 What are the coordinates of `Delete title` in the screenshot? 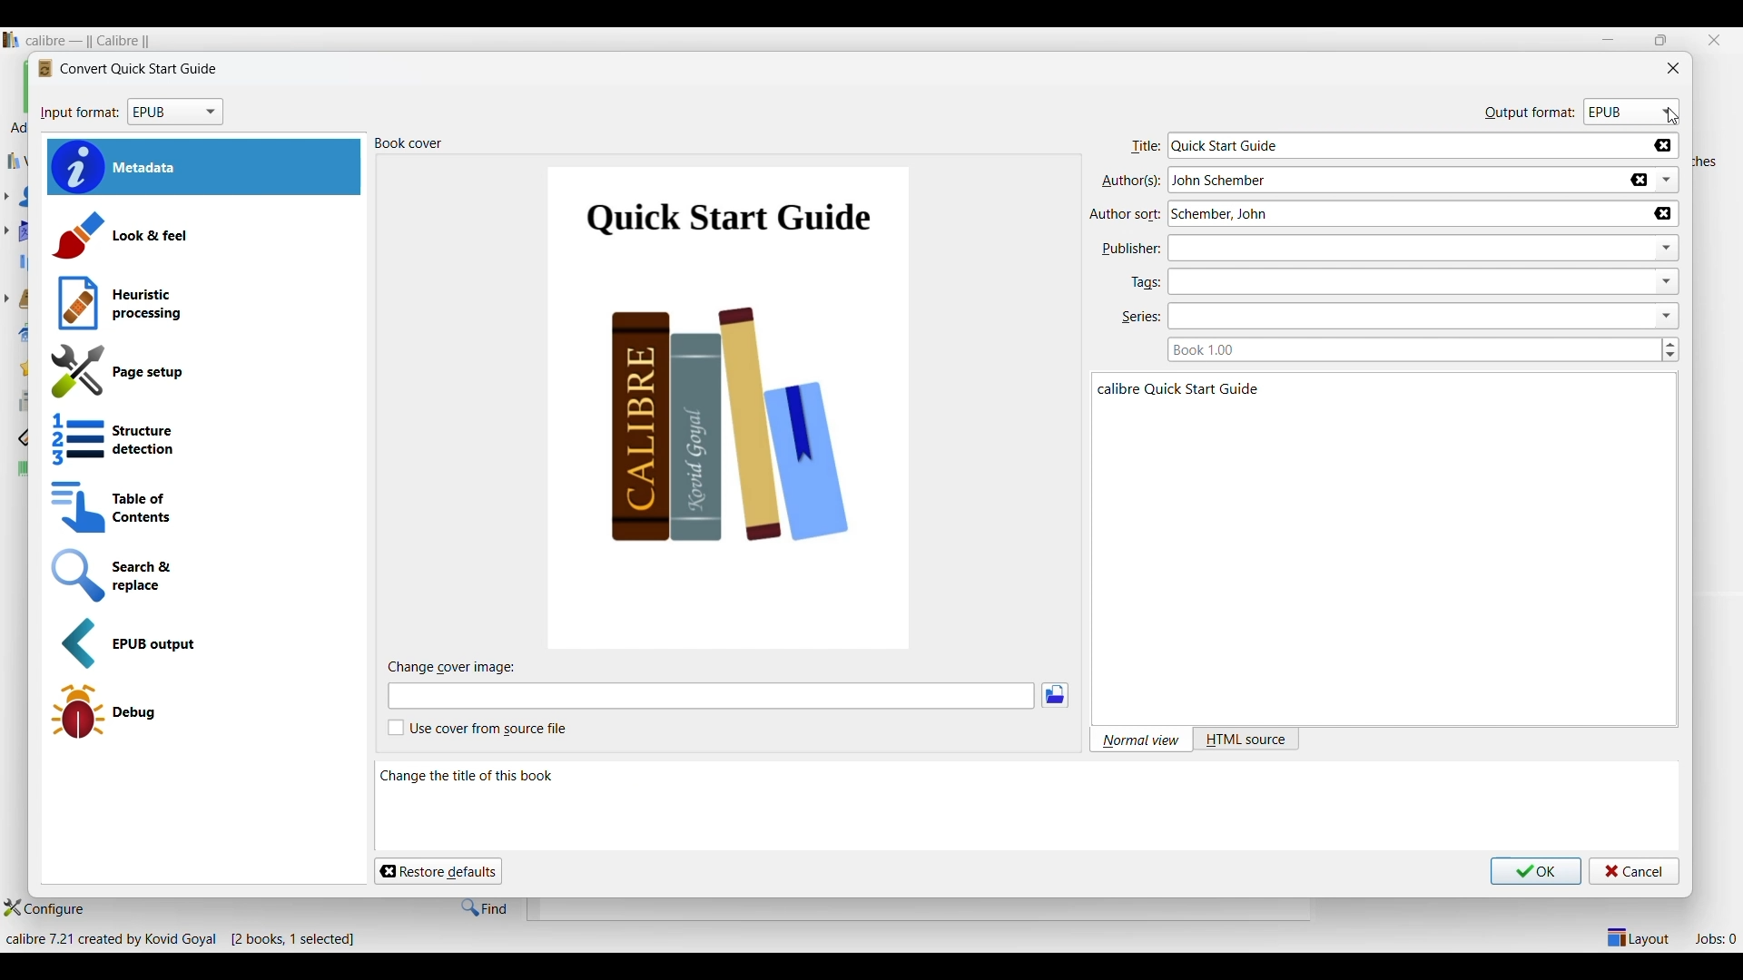 It's located at (1662, 145).